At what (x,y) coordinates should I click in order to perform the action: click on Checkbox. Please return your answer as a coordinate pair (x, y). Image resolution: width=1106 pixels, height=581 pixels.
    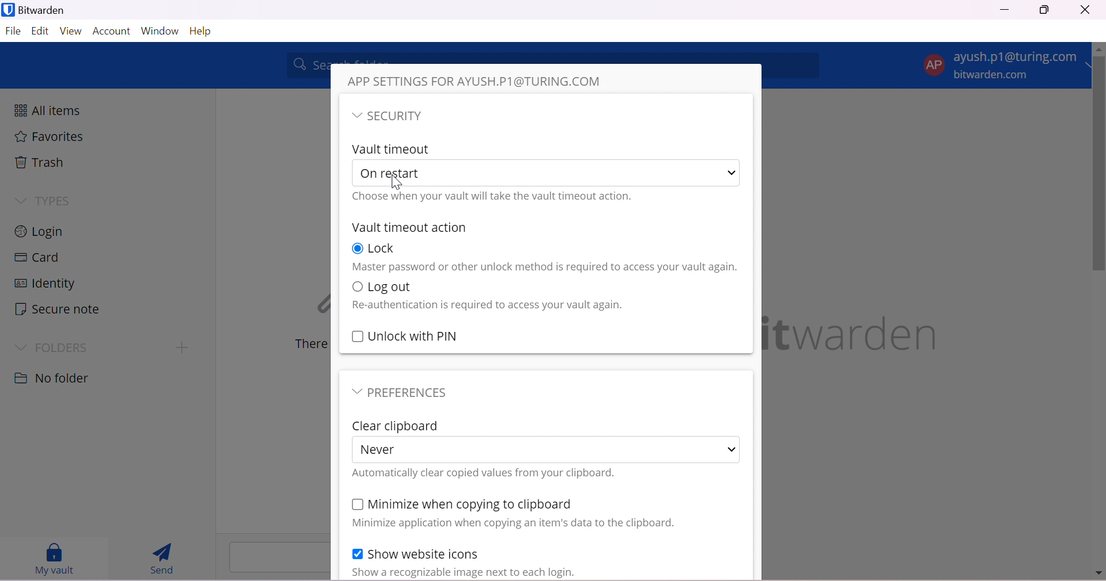
    Looking at the image, I should click on (357, 288).